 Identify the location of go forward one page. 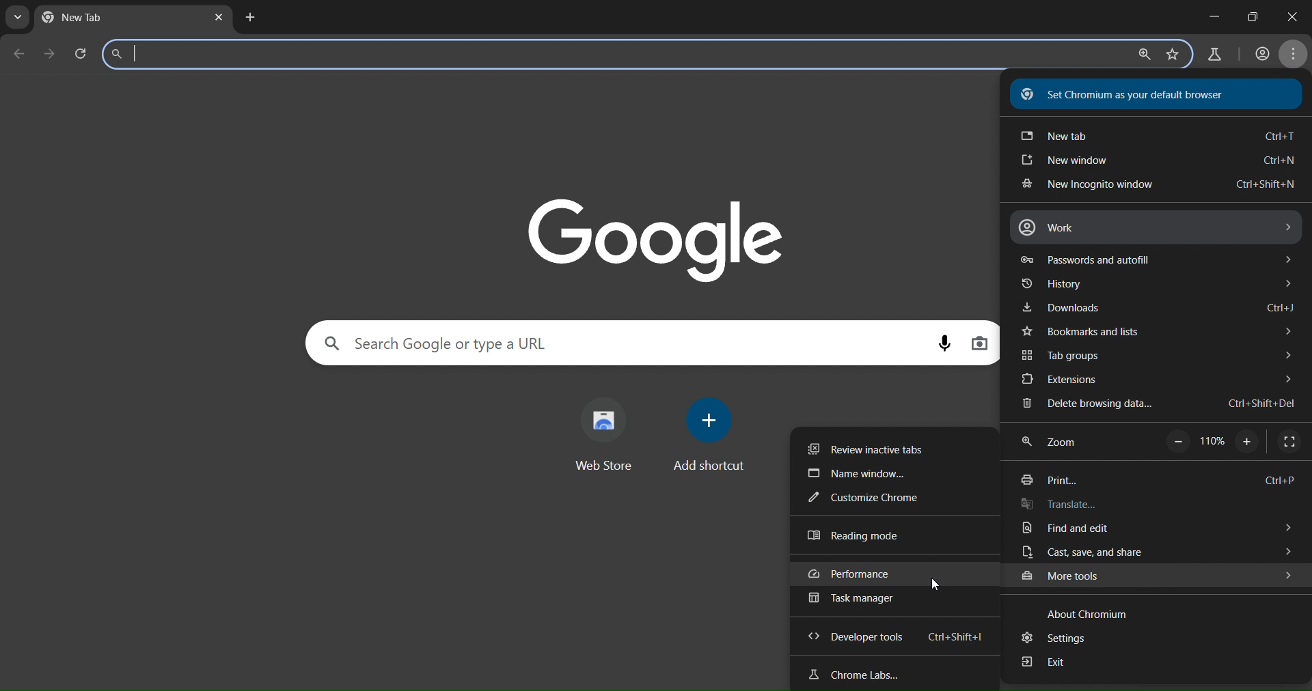
(52, 55).